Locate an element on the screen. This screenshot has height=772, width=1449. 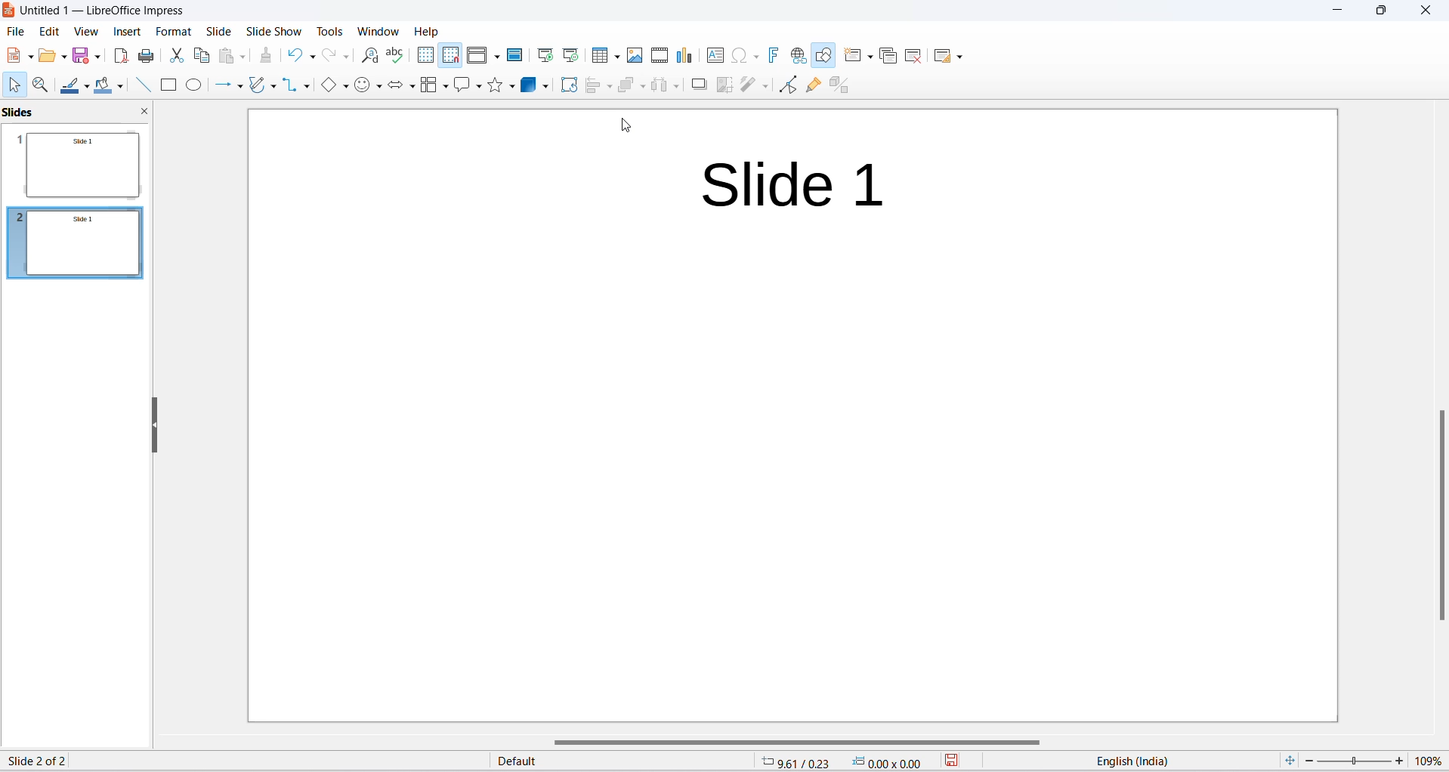
export as pdf is located at coordinates (122, 56).